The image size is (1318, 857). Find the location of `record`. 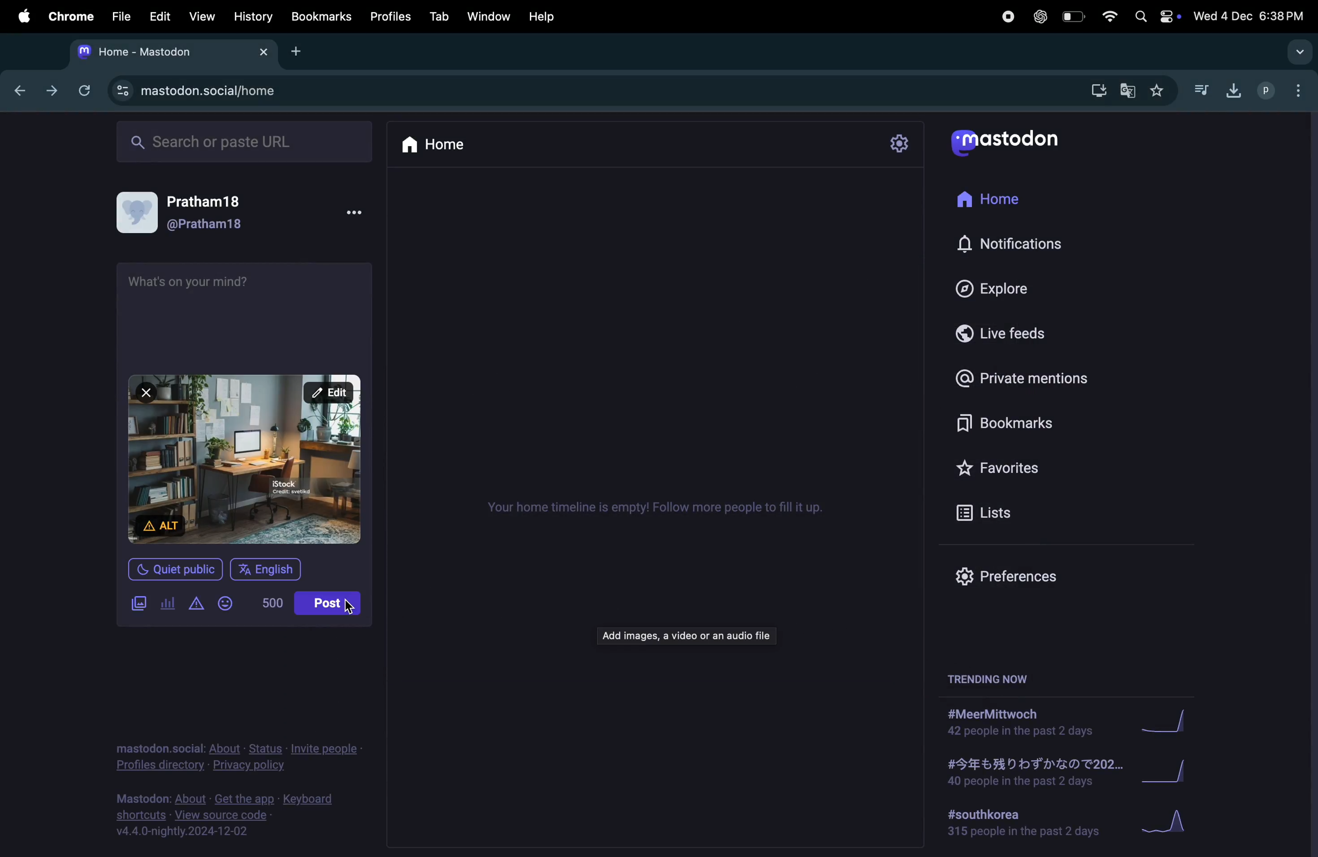

record is located at coordinates (1007, 16).